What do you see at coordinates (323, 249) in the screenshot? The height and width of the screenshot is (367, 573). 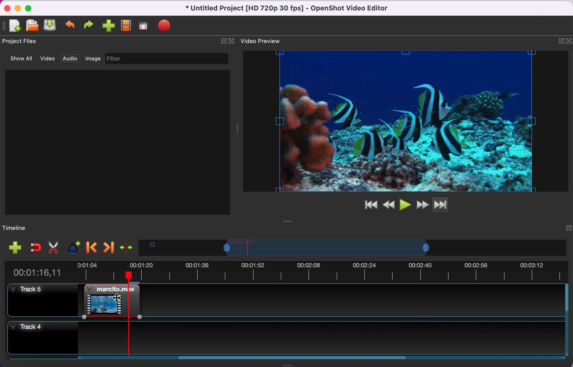 I see `timeline` at bounding box center [323, 249].